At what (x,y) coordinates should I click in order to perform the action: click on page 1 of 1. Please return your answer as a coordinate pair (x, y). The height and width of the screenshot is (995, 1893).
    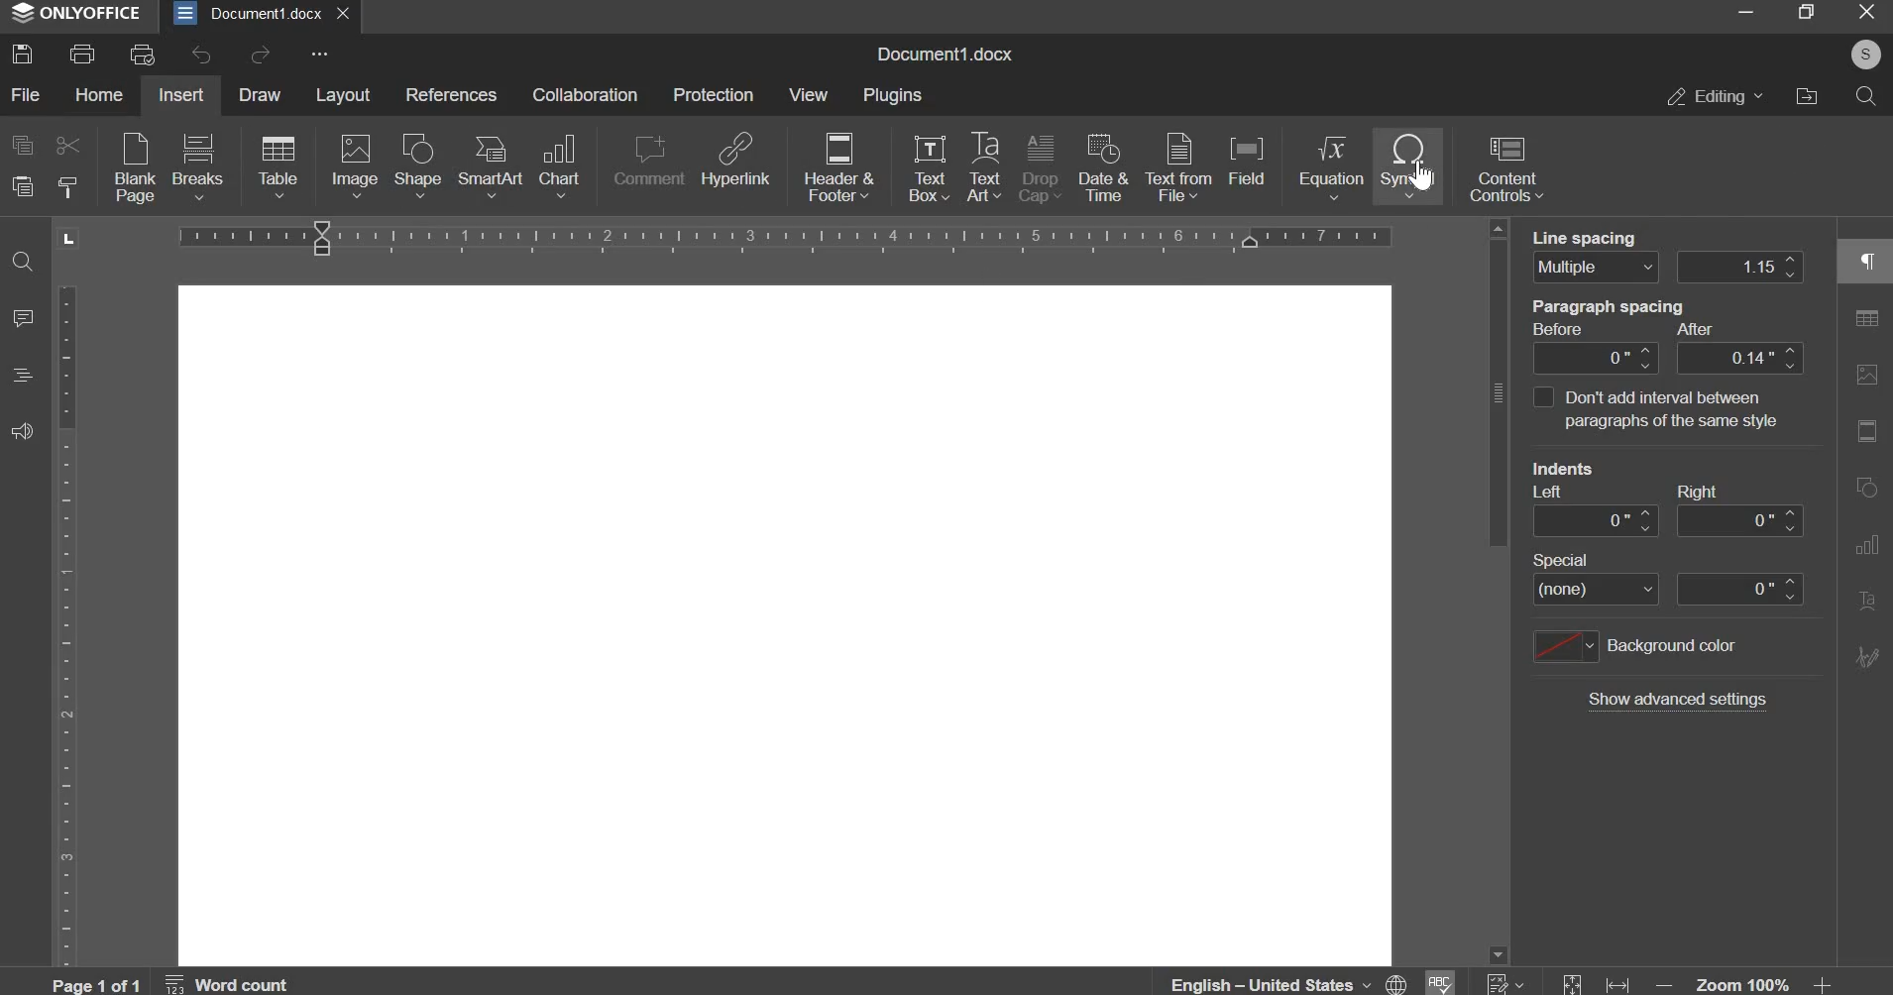
    Looking at the image, I should click on (99, 984).